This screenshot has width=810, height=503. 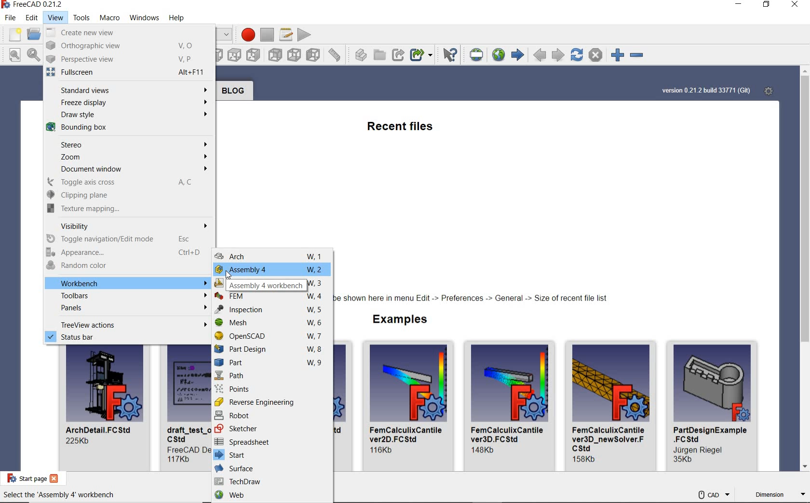 What do you see at coordinates (576, 54) in the screenshot?
I see `refresh webpage` at bounding box center [576, 54].